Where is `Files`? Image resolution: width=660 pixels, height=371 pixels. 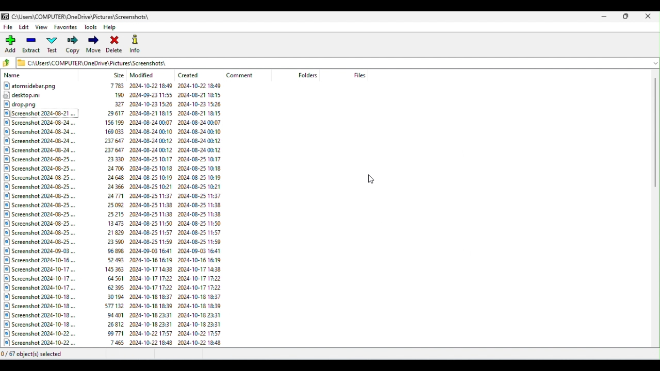 Files is located at coordinates (359, 75).